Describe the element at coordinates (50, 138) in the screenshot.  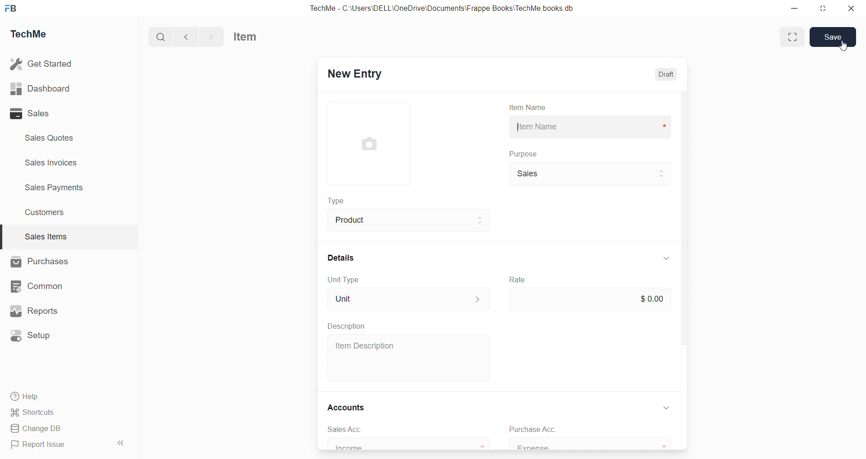
I see `Sales Quotes` at that location.